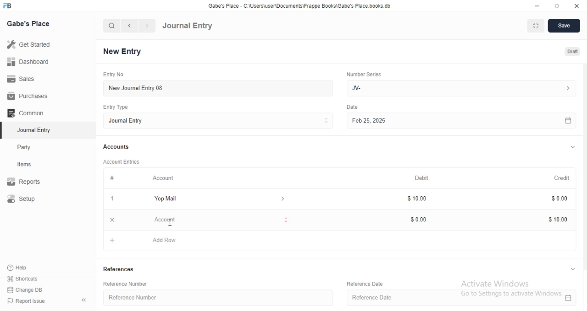 This screenshot has width=587, height=311. I want to click on Common, so click(28, 113).